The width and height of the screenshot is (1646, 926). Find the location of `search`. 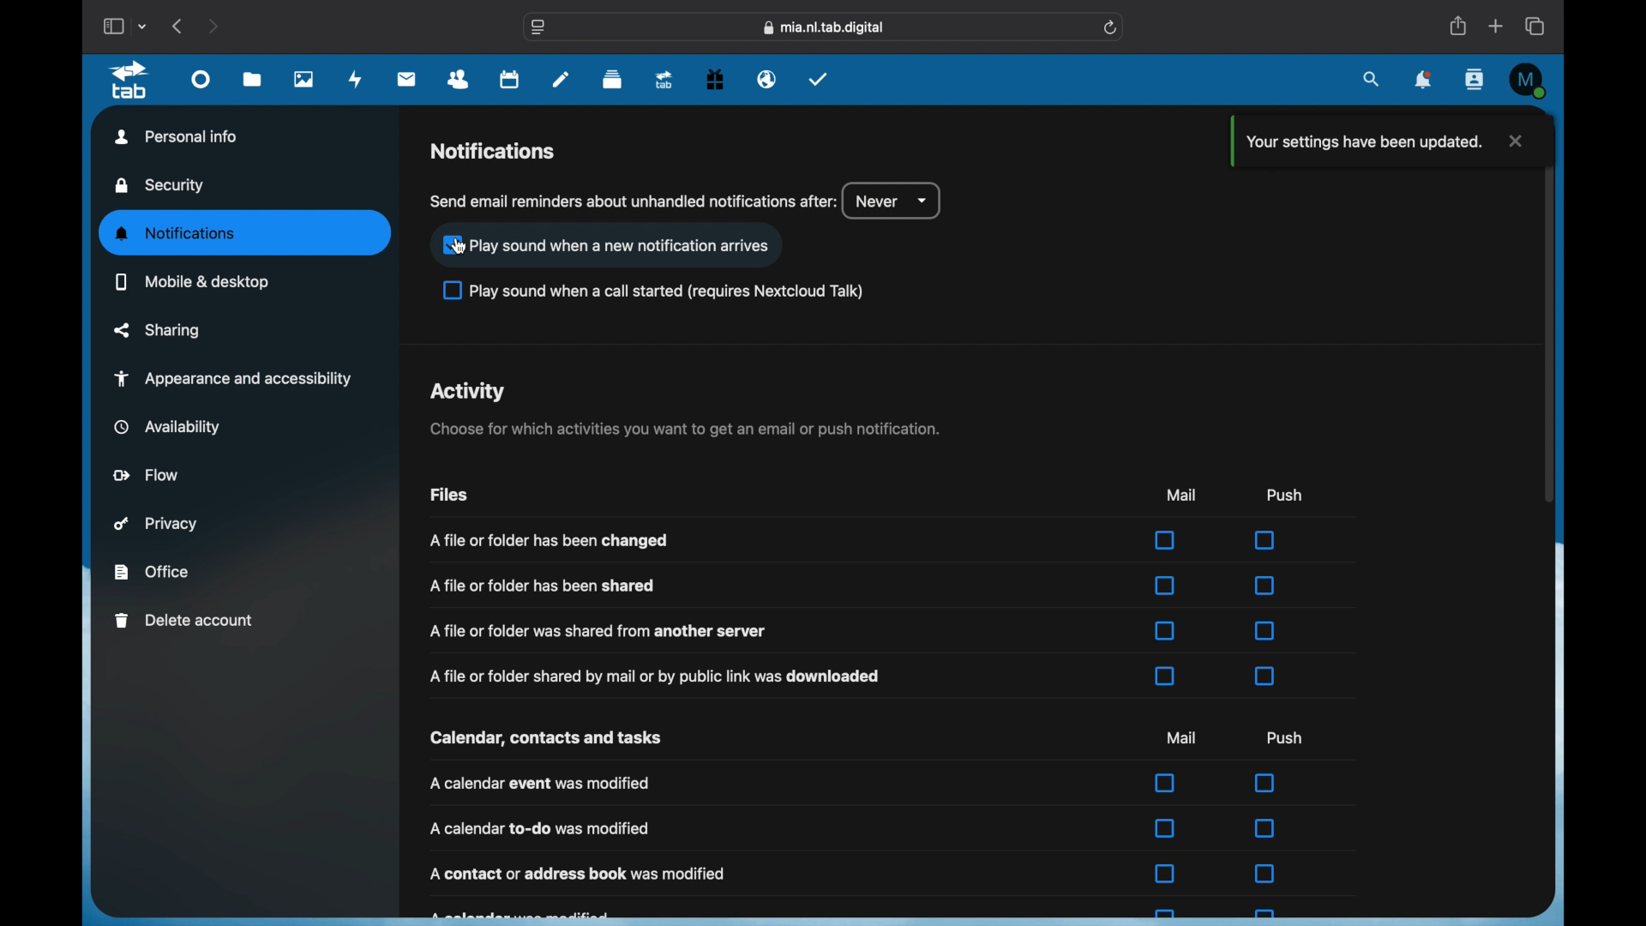

search is located at coordinates (1373, 78).